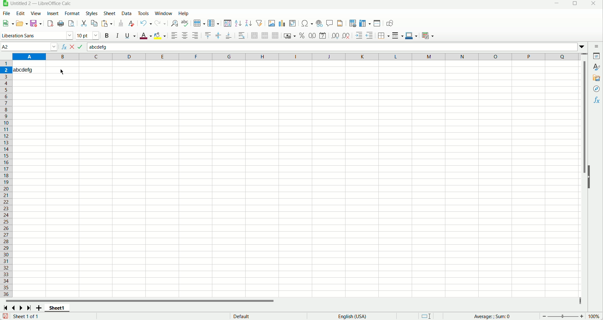  What do you see at coordinates (428, 36) in the screenshot?
I see `conditional` at bounding box center [428, 36].